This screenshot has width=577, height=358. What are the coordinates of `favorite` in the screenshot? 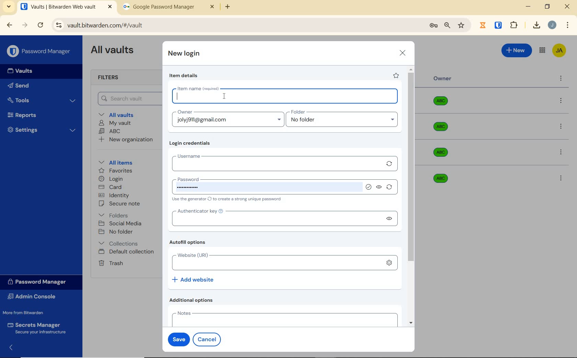 It's located at (395, 75).